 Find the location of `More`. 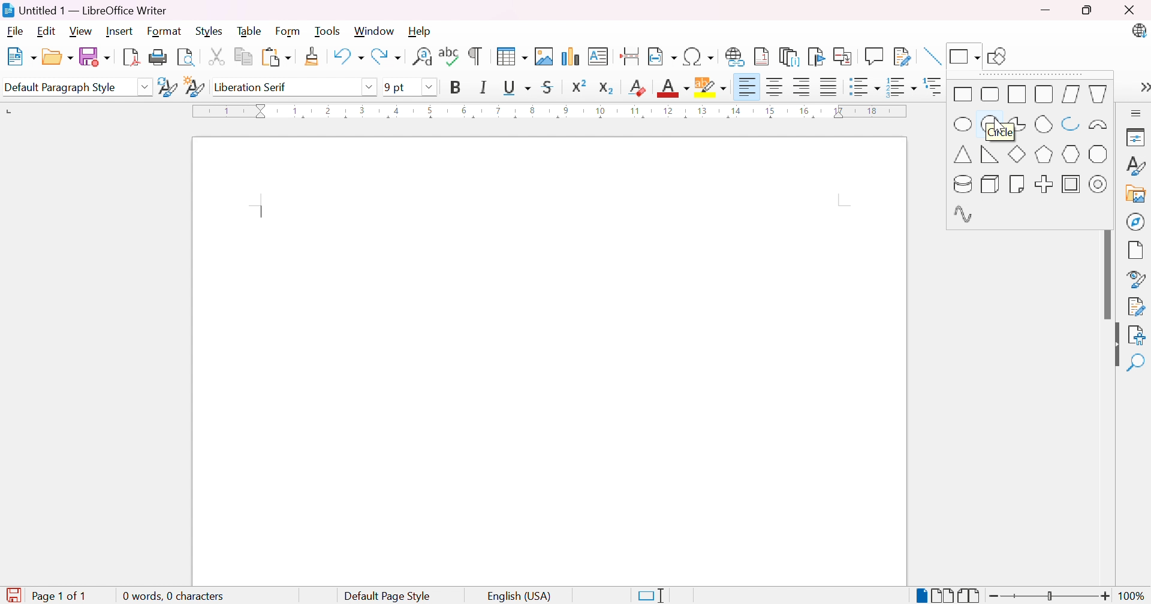

More is located at coordinates (1138, 113).